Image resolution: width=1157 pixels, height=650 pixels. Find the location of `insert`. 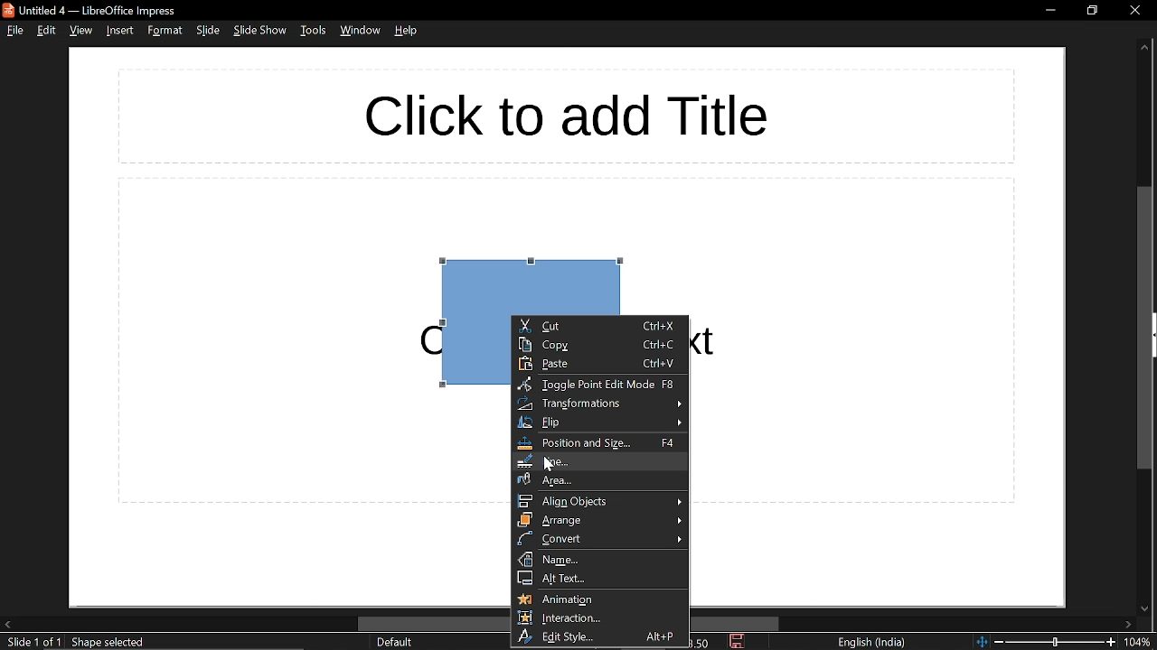

insert is located at coordinates (118, 31).